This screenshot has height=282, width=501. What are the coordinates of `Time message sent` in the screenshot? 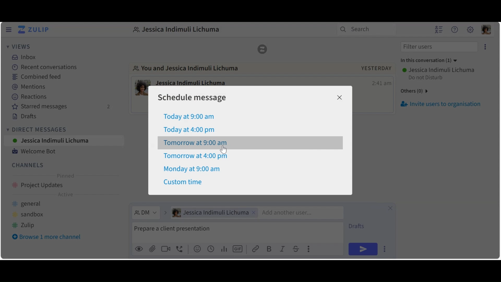 It's located at (381, 83).